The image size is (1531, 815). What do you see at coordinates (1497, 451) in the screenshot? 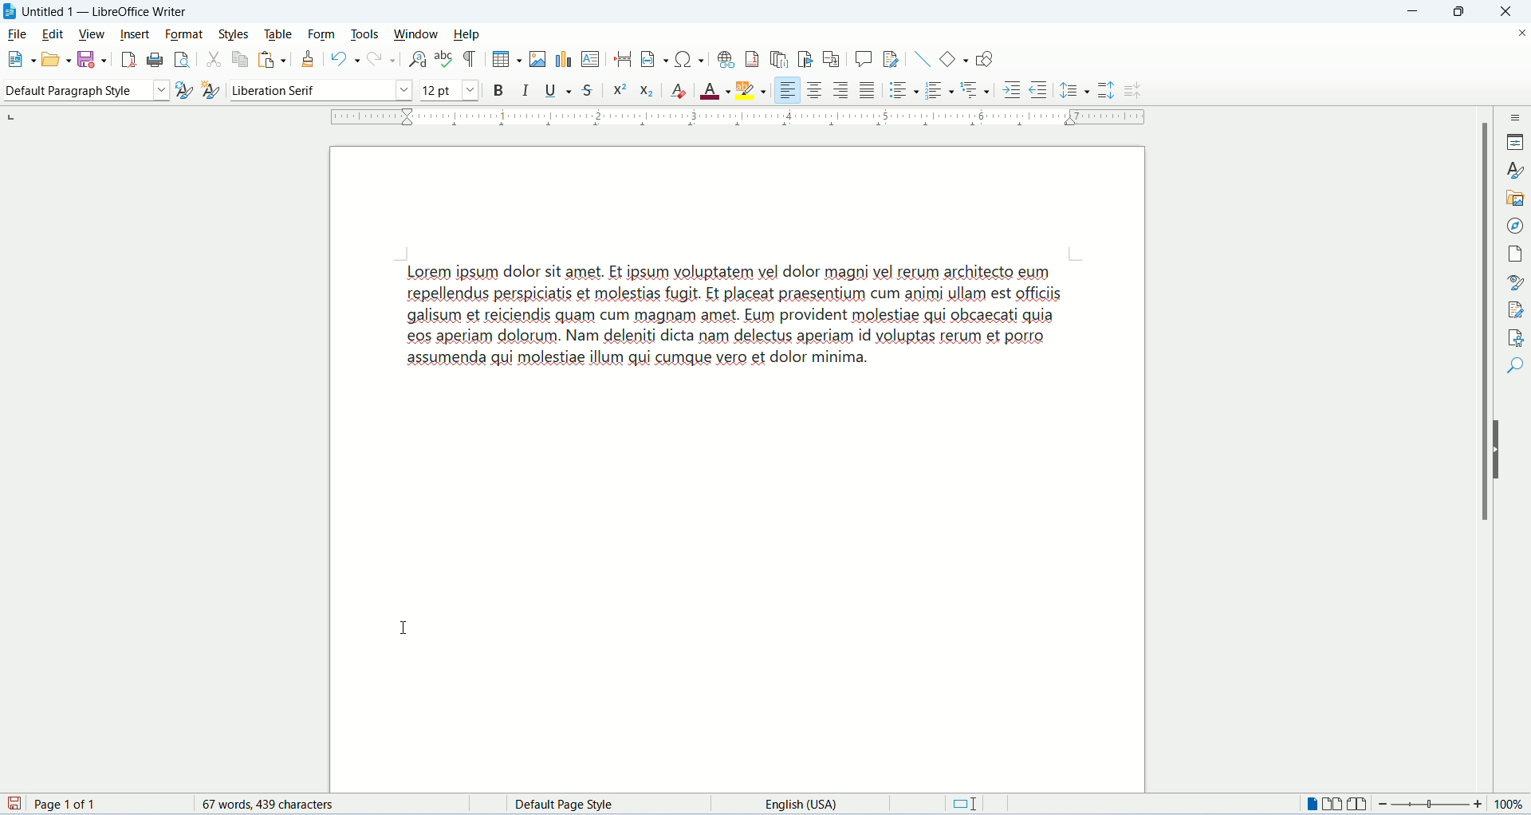
I see `hide` at bounding box center [1497, 451].